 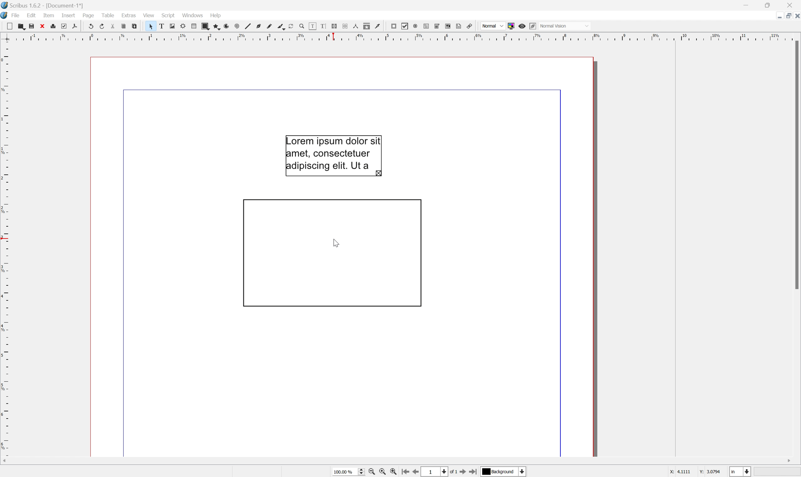 What do you see at coordinates (182, 27) in the screenshot?
I see `Render frame` at bounding box center [182, 27].